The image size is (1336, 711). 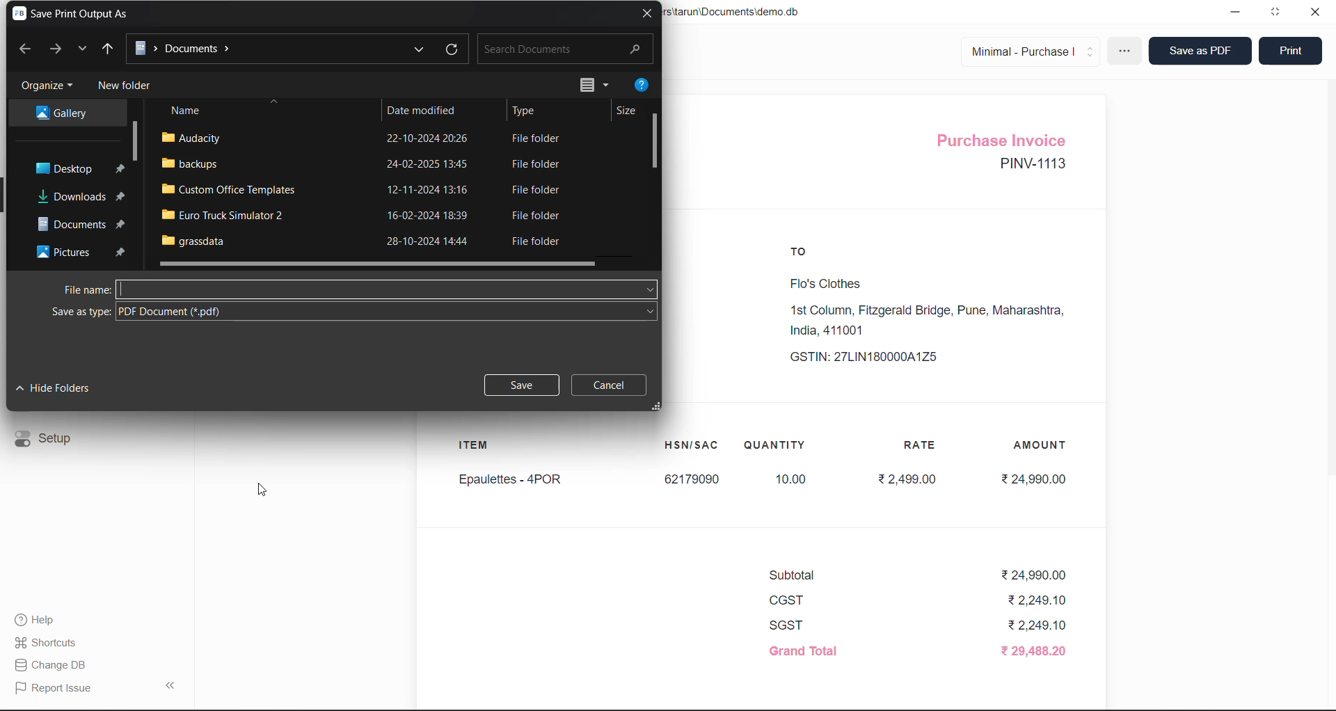 I want to click on backward, so click(x=27, y=48).